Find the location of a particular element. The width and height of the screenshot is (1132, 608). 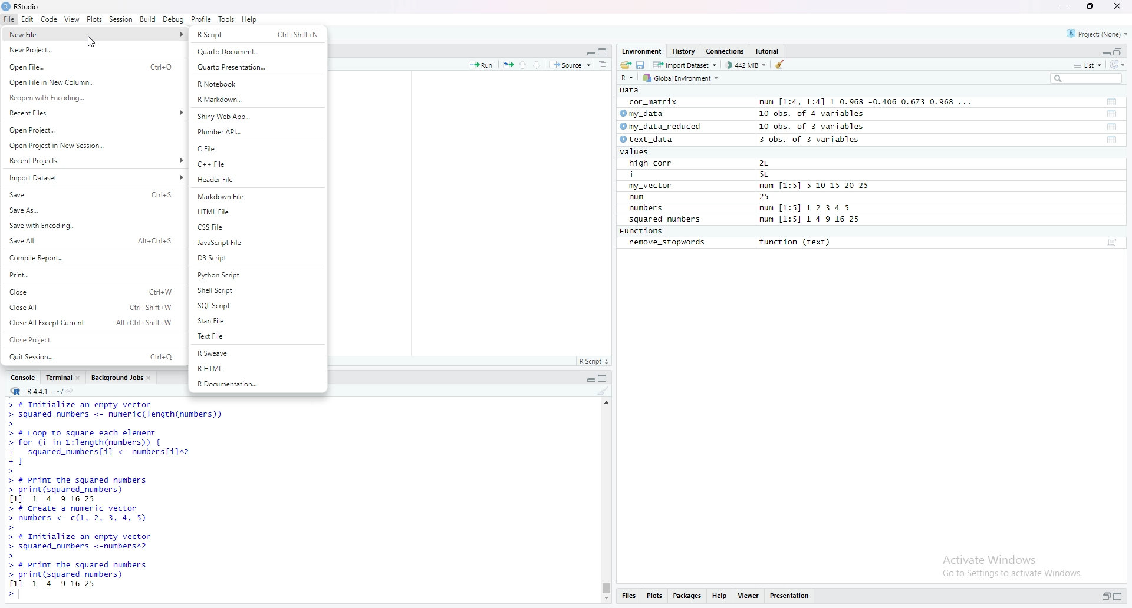

Connections is located at coordinates (726, 51).